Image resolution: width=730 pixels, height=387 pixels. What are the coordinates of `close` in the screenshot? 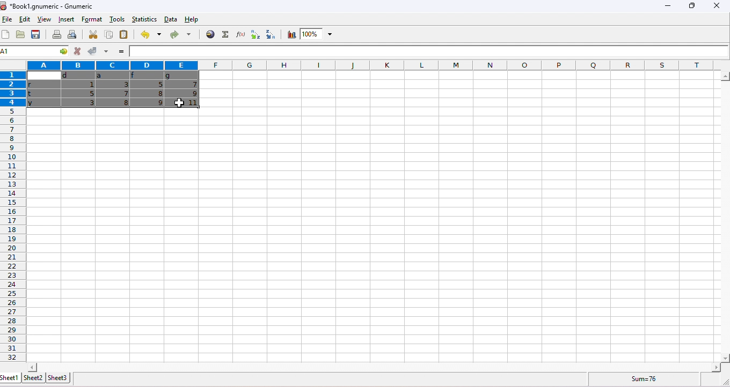 It's located at (716, 6).